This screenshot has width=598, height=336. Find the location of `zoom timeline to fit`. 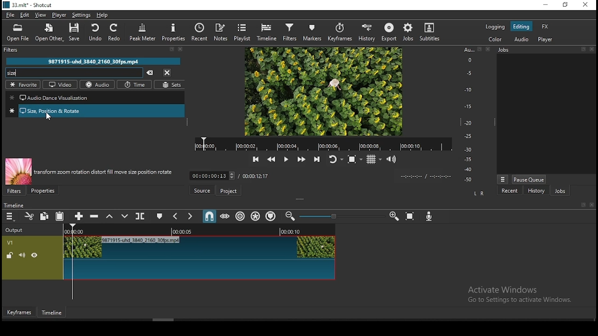

zoom timeline to fit is located at coordinates (411, 217).